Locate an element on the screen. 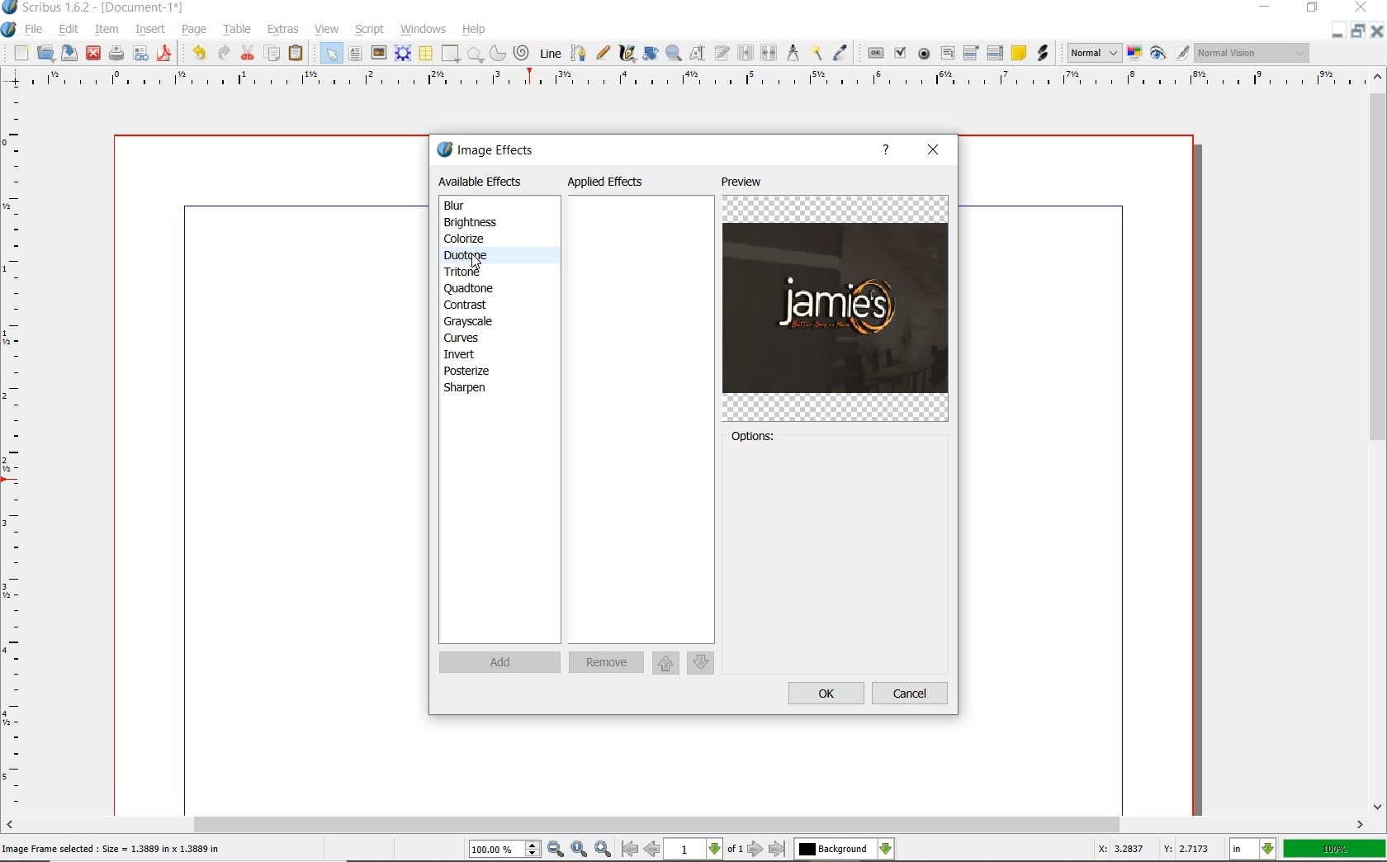 This screenshot has width=1387, height=862. help is located at coordinates (888, 151).